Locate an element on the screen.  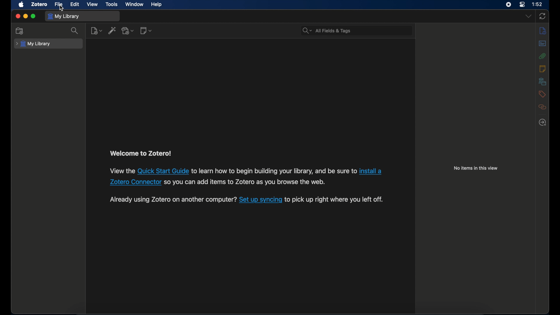
tags is located at coordinates (542, 94).